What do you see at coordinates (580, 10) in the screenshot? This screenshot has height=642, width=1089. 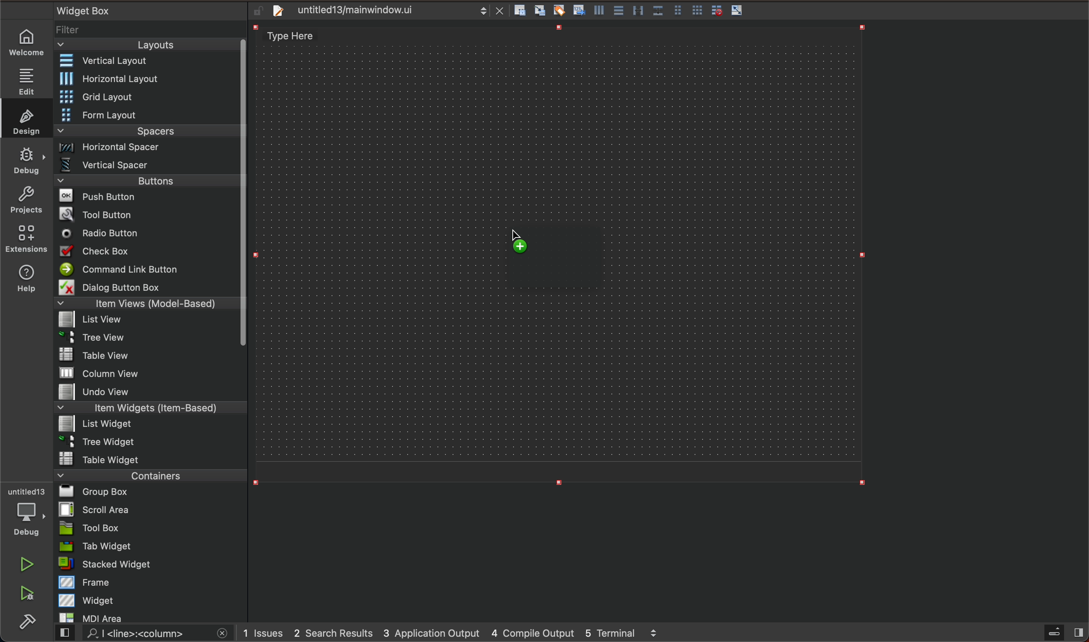 I see `tab order` at bounding box center [580, 10].